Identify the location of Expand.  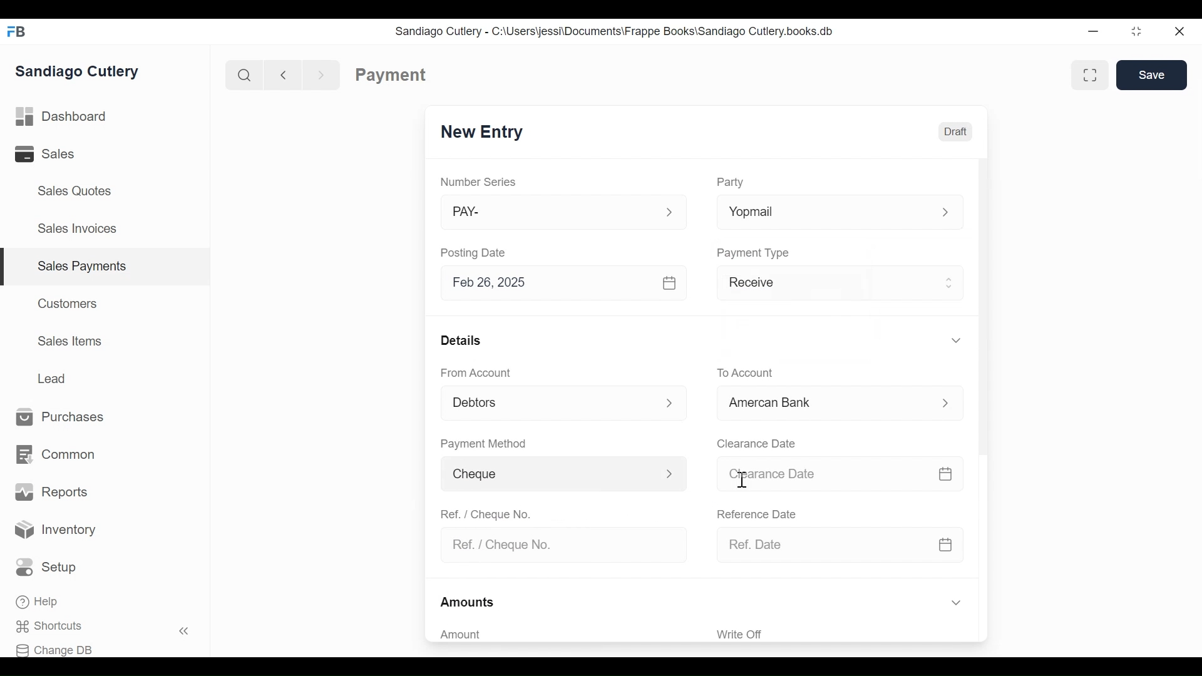
(948, 404).